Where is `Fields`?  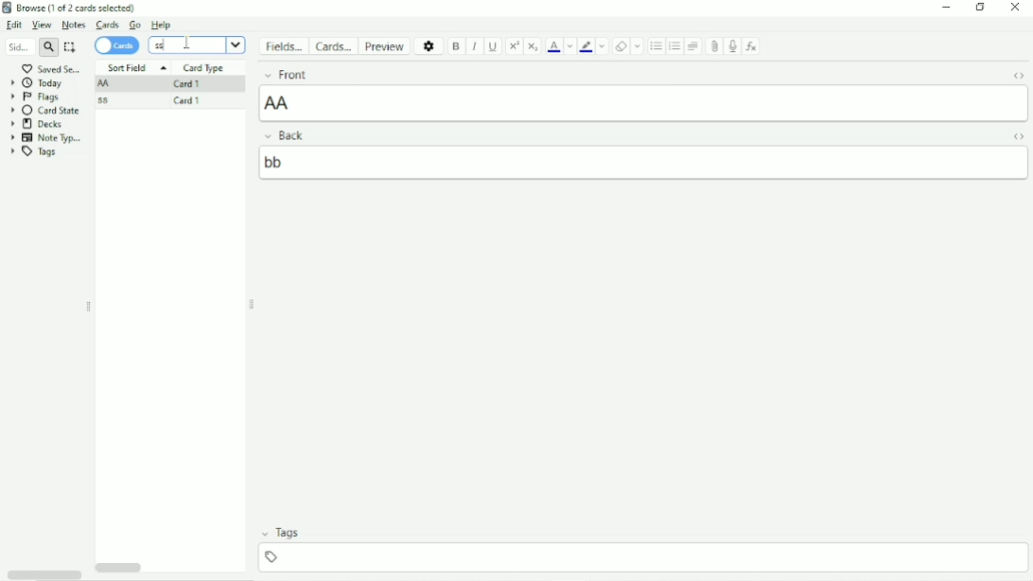 Fields is located at coordinates (286, 46).